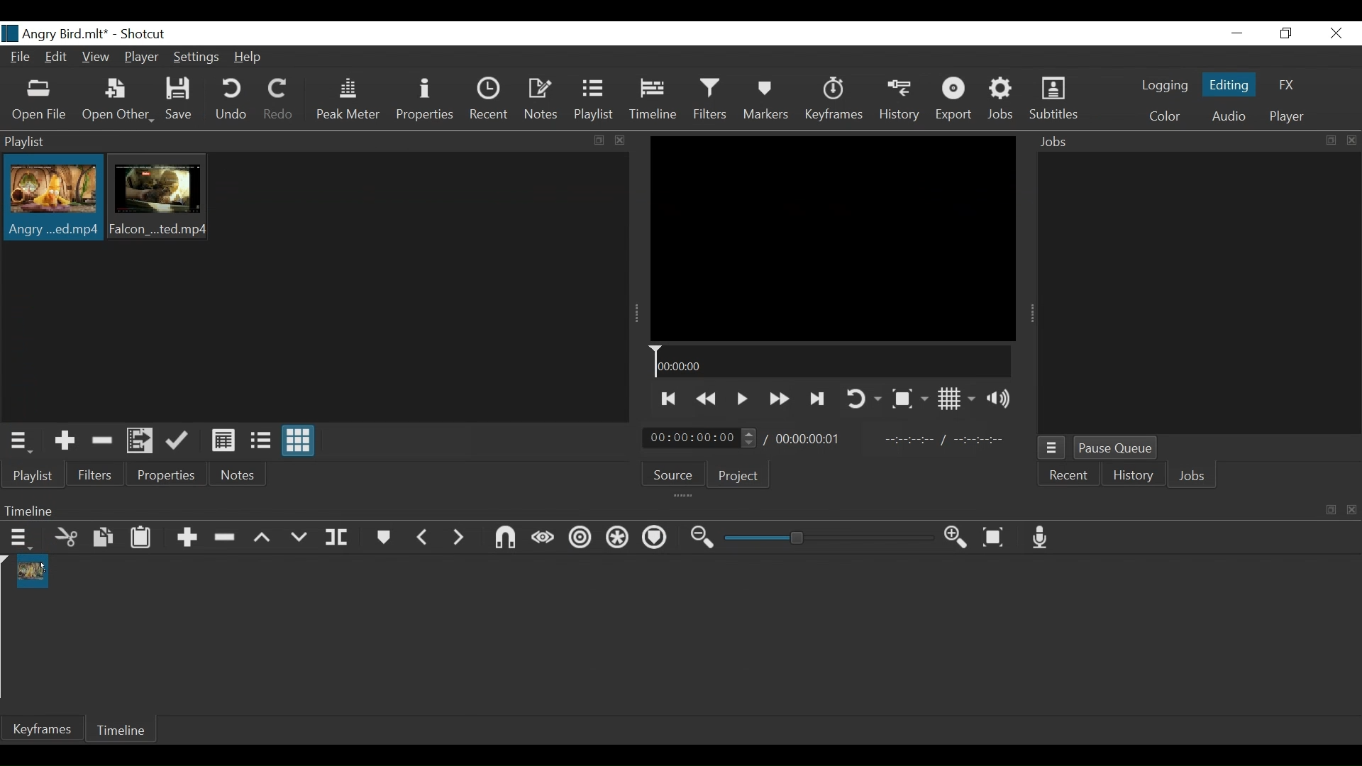 Image resolution: width=1362 pixels, height=766 pixels. I want to click on Clip, so click(31, 571).